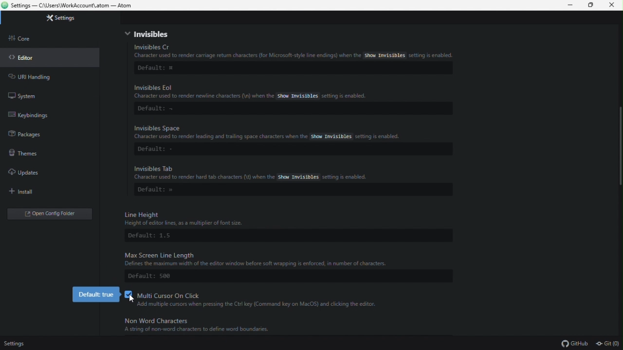 This screenshot has height=350, width=623. Describe the element at coordinates (257, 93) in the screenshot. I see `Invisibles Eol(Character used to render newline characters (\n) when the ‘Show invisibles setting is enabled.` at that location.